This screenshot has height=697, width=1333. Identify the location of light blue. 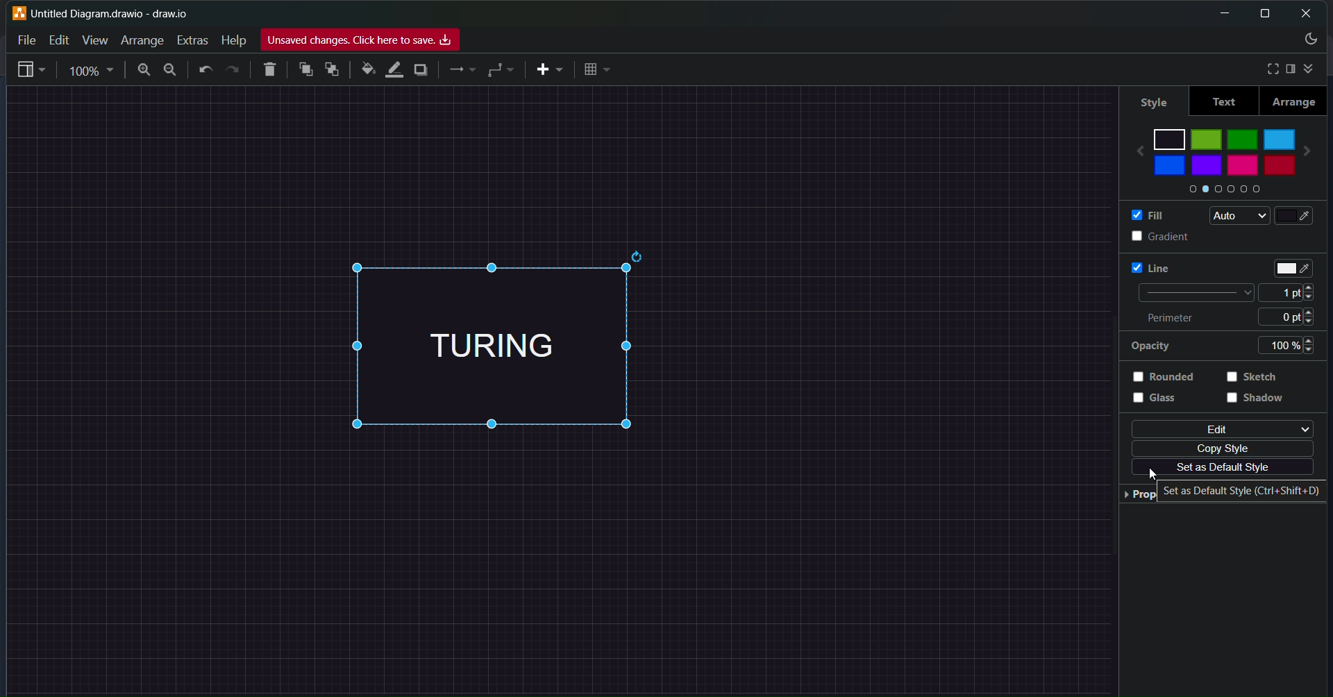
(1280, 137).